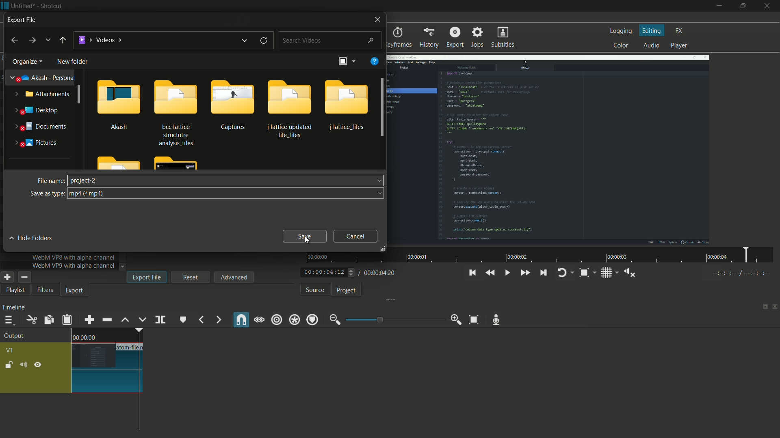 This screenshot has width=780, height=438. What do you see at coordinates (40, 78) in the screenshot?
I see `akash personal` at bounding box center [40, 78].